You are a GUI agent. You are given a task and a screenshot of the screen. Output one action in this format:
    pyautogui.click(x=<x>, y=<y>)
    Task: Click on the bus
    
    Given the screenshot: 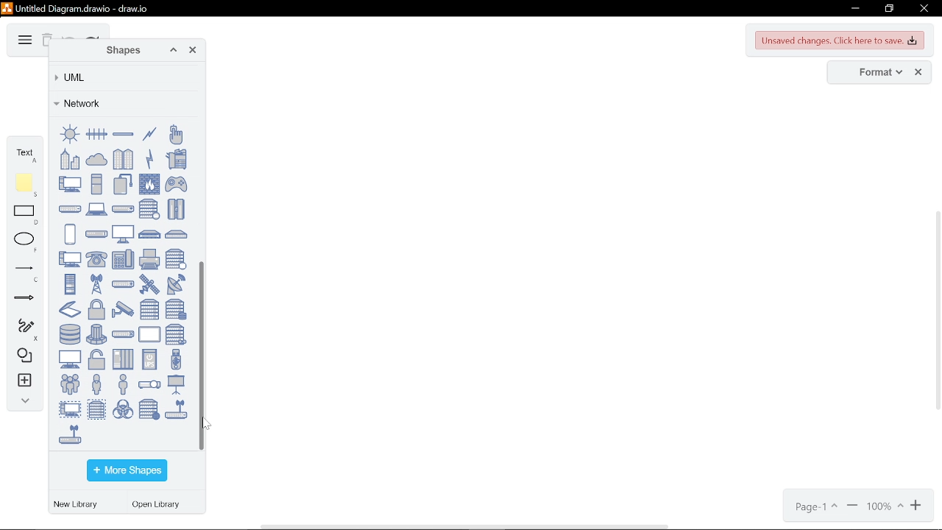 What is the action you would take?
    pyautogui.click(x=123, y=134)
    